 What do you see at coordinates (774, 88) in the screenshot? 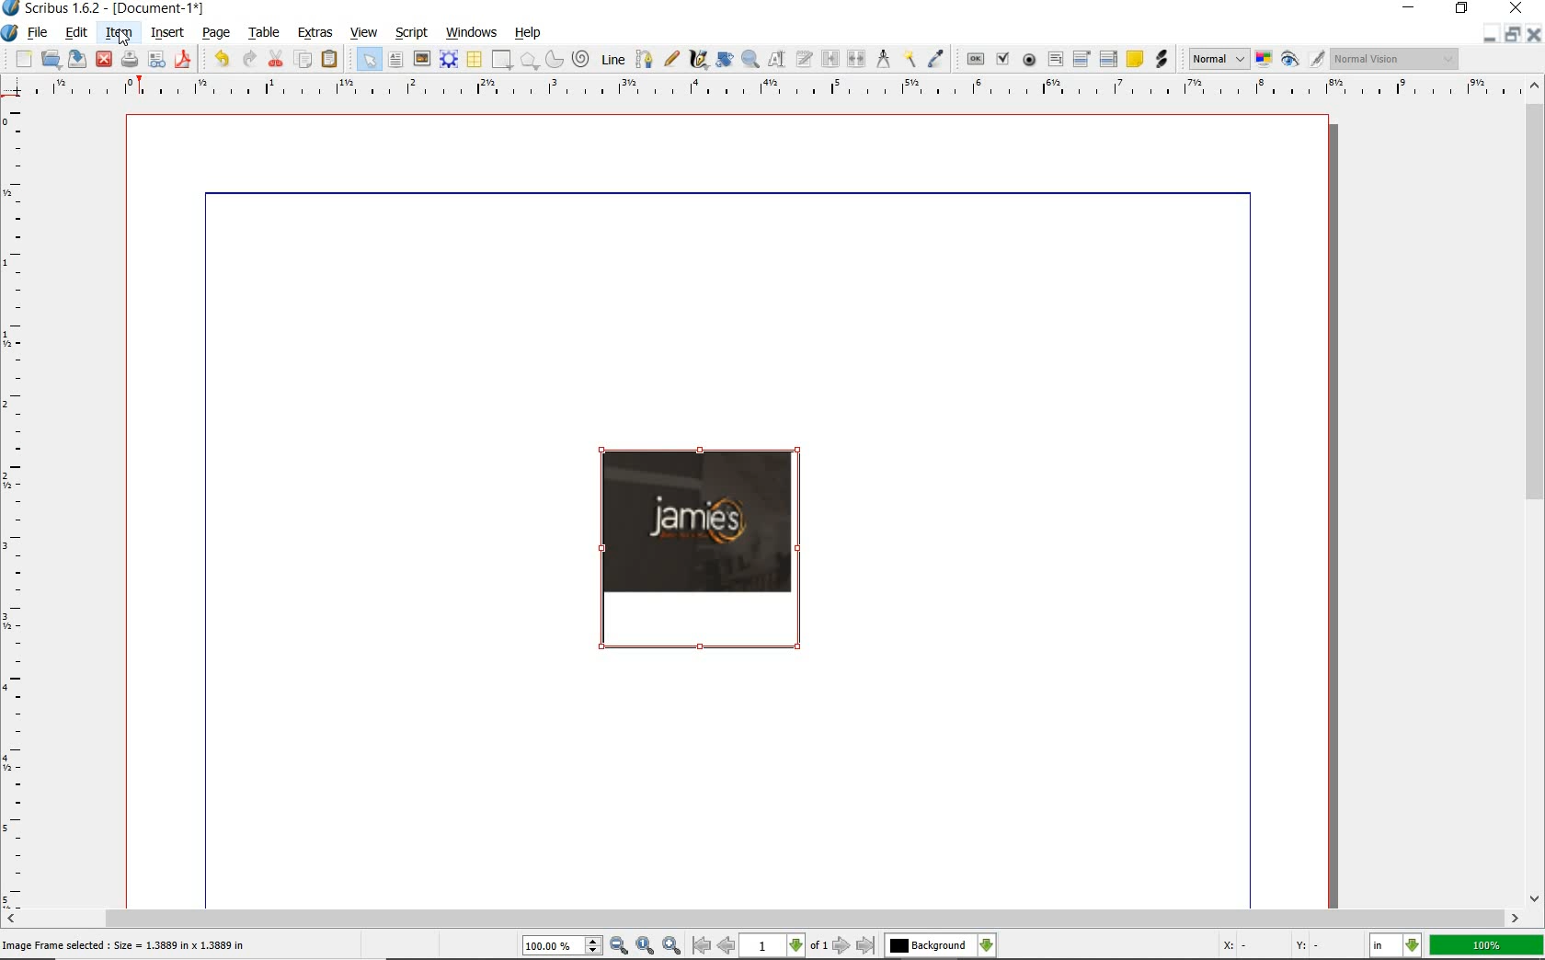
I see `Horizontal Margin` at bounding box center [774, 88].